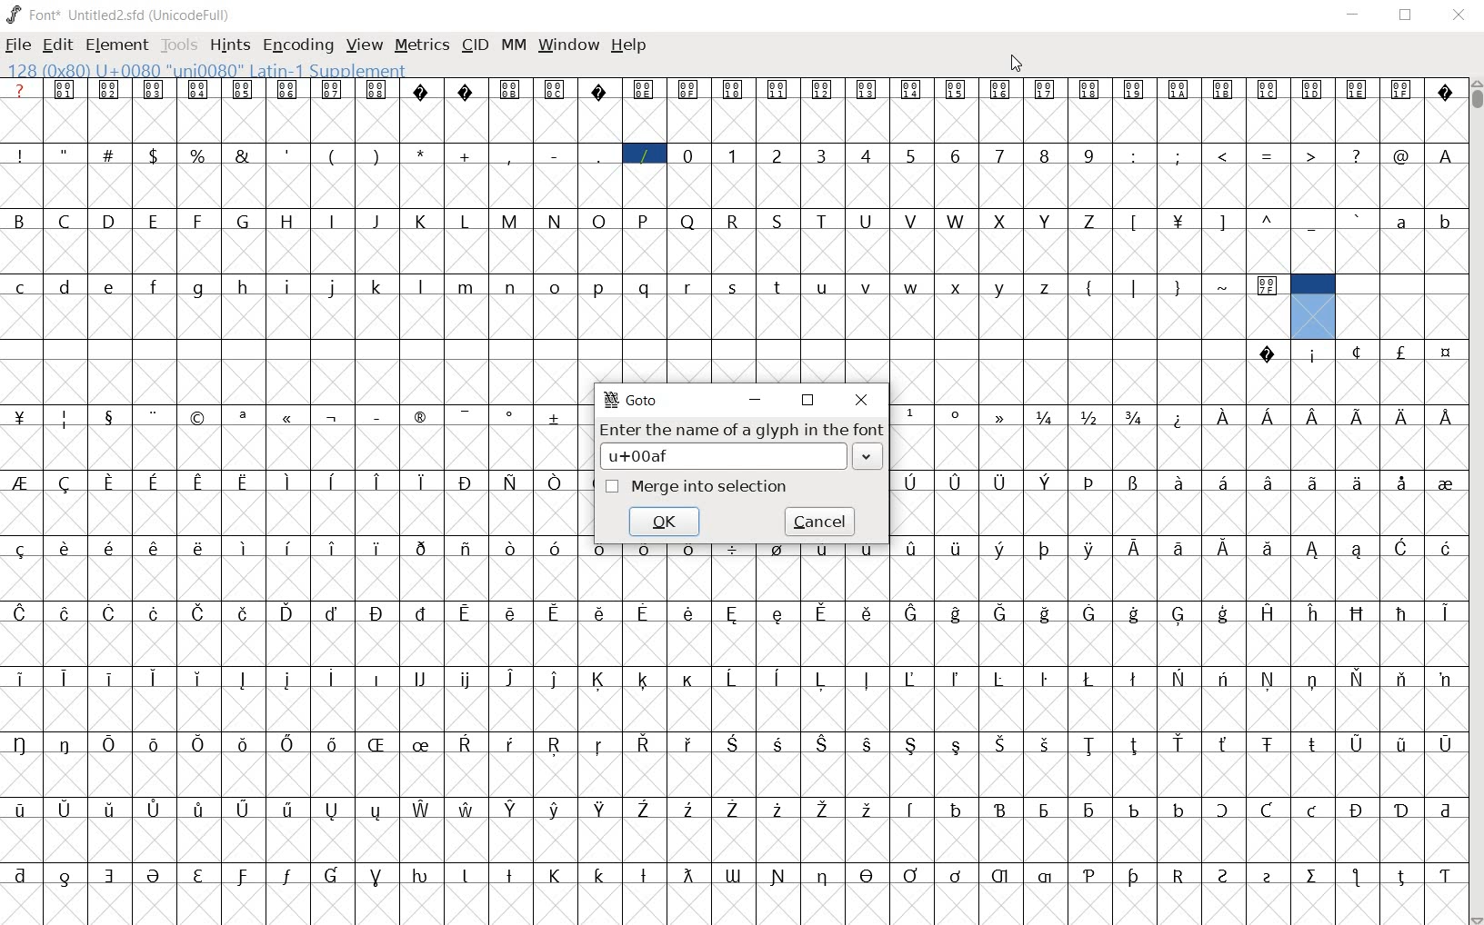  What do you see at coordinates (957, 155) in the screenshot?
I see `6` at bounding box center [957, 155].